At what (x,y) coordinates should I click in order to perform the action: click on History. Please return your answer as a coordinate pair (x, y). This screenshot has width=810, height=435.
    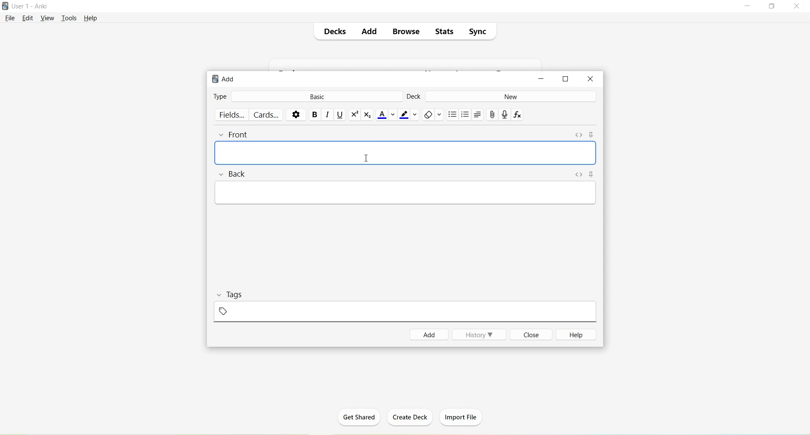
    Looking at the image, I should click on (479, 334).